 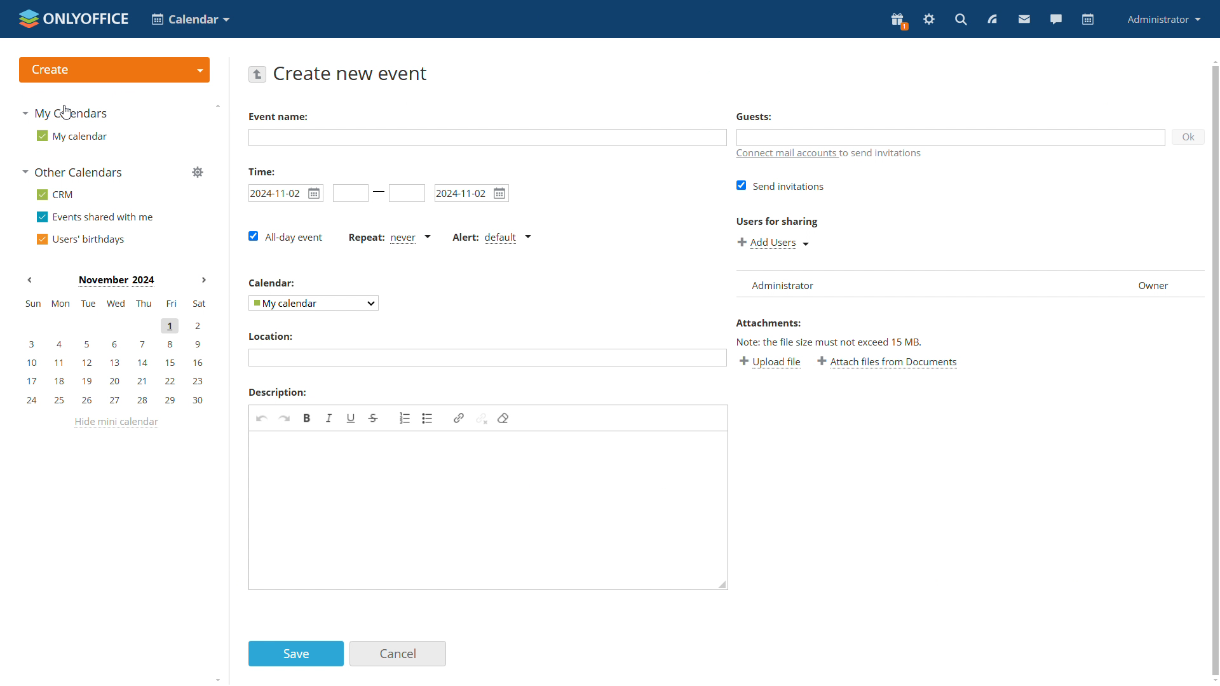 What do you see at coordinates (459, 418) in the screenshot?
I see `link` at bounding box center [459, 418].